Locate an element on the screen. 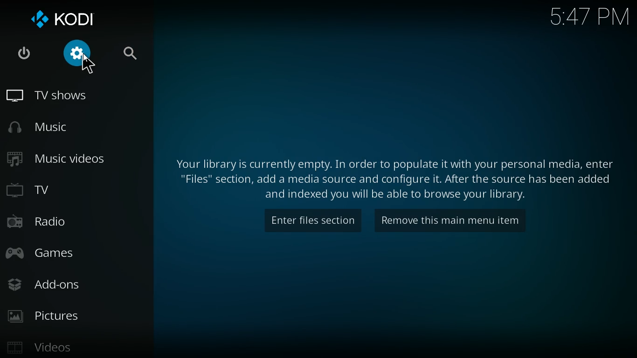  videos is located at coordinates (76, 345).